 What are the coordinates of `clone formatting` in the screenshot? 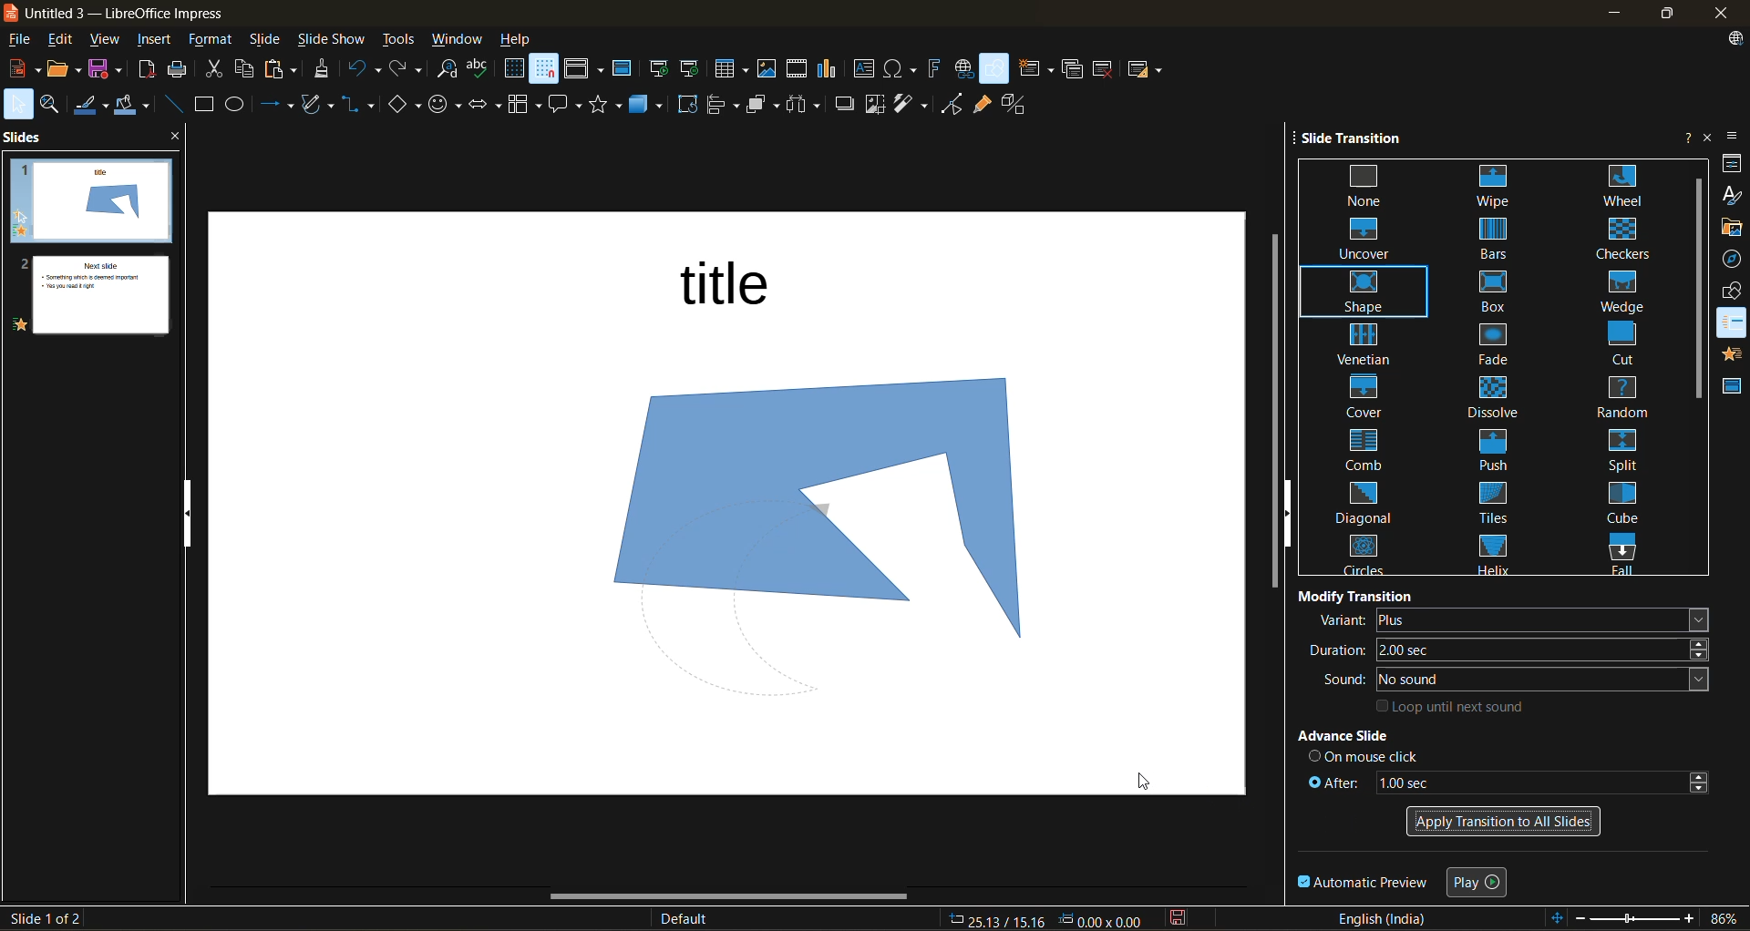 It's located at (327, 70).